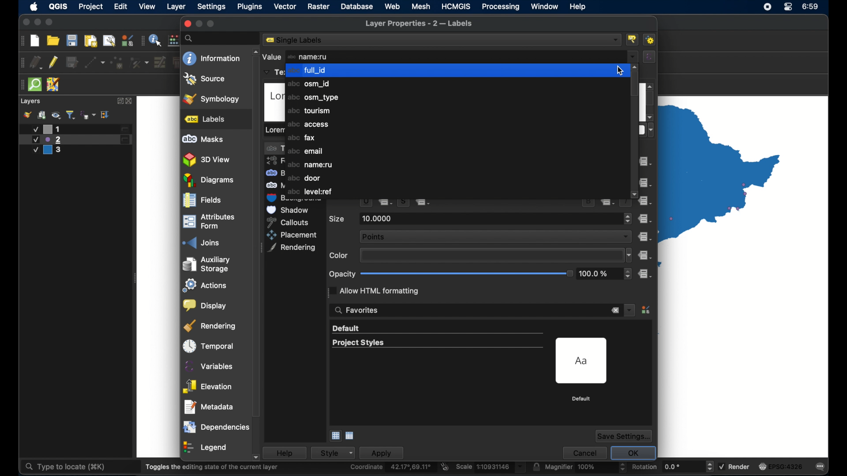 This screenshot has width=847, height=476. I want to click on scroll down arrow, so click(650, 117).